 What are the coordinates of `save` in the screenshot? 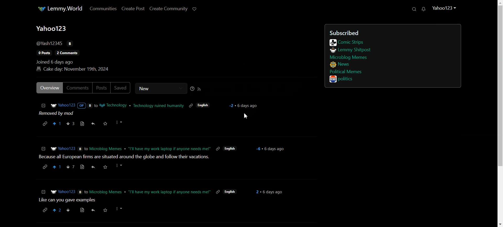 It's located at (106, 210).